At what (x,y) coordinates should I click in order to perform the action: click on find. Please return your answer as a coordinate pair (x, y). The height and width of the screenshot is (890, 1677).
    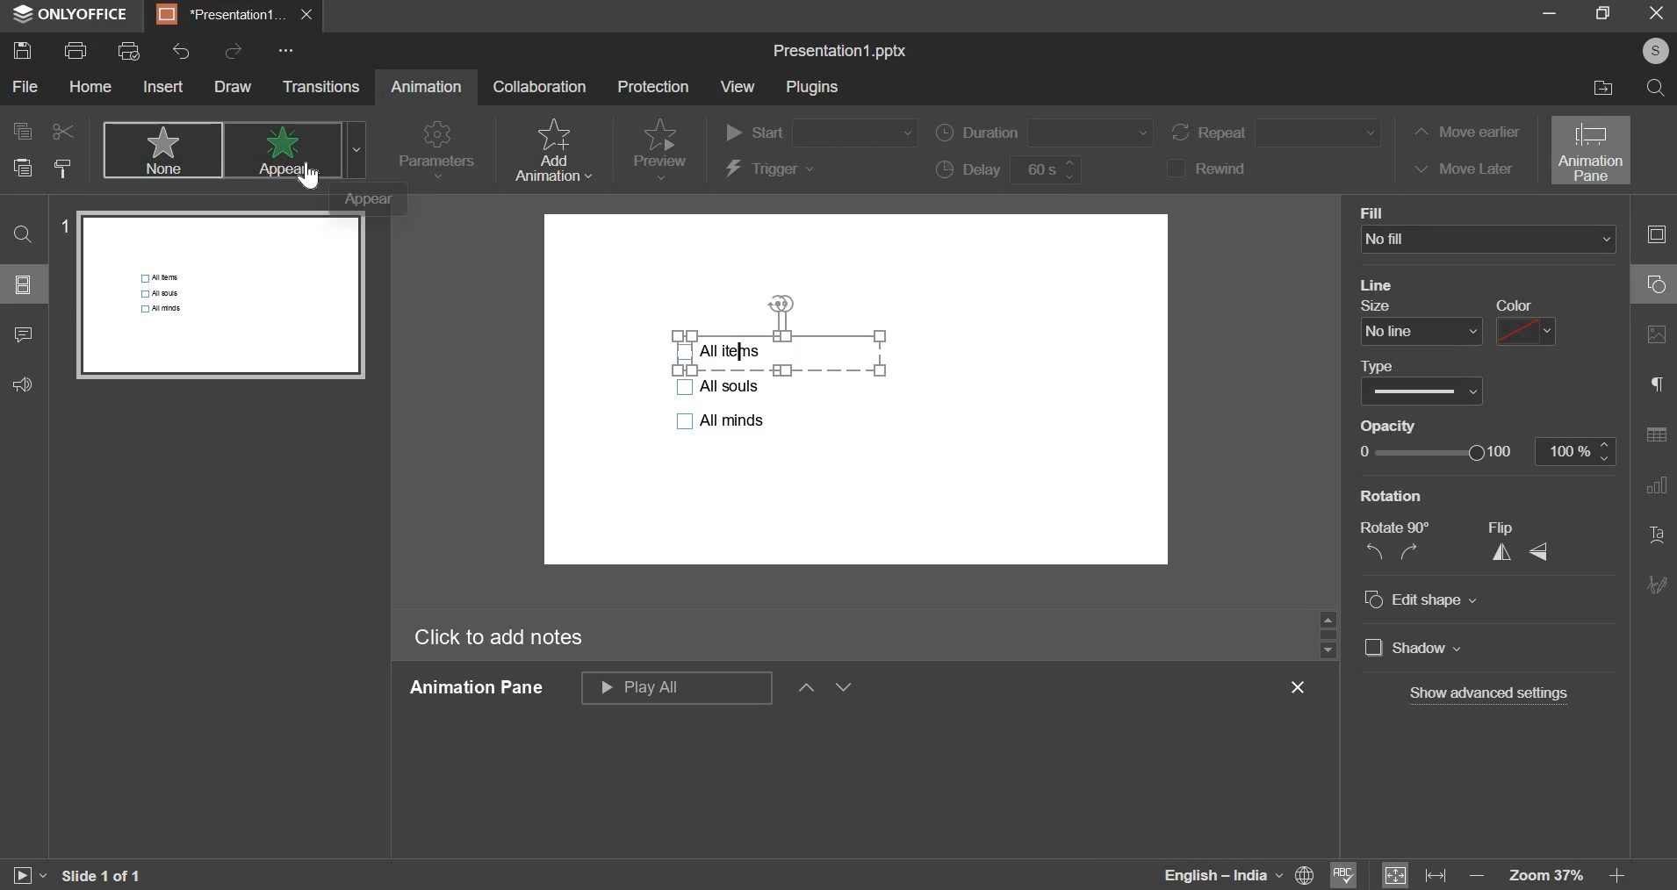
    Looking at the image, I should click on (23, 234).